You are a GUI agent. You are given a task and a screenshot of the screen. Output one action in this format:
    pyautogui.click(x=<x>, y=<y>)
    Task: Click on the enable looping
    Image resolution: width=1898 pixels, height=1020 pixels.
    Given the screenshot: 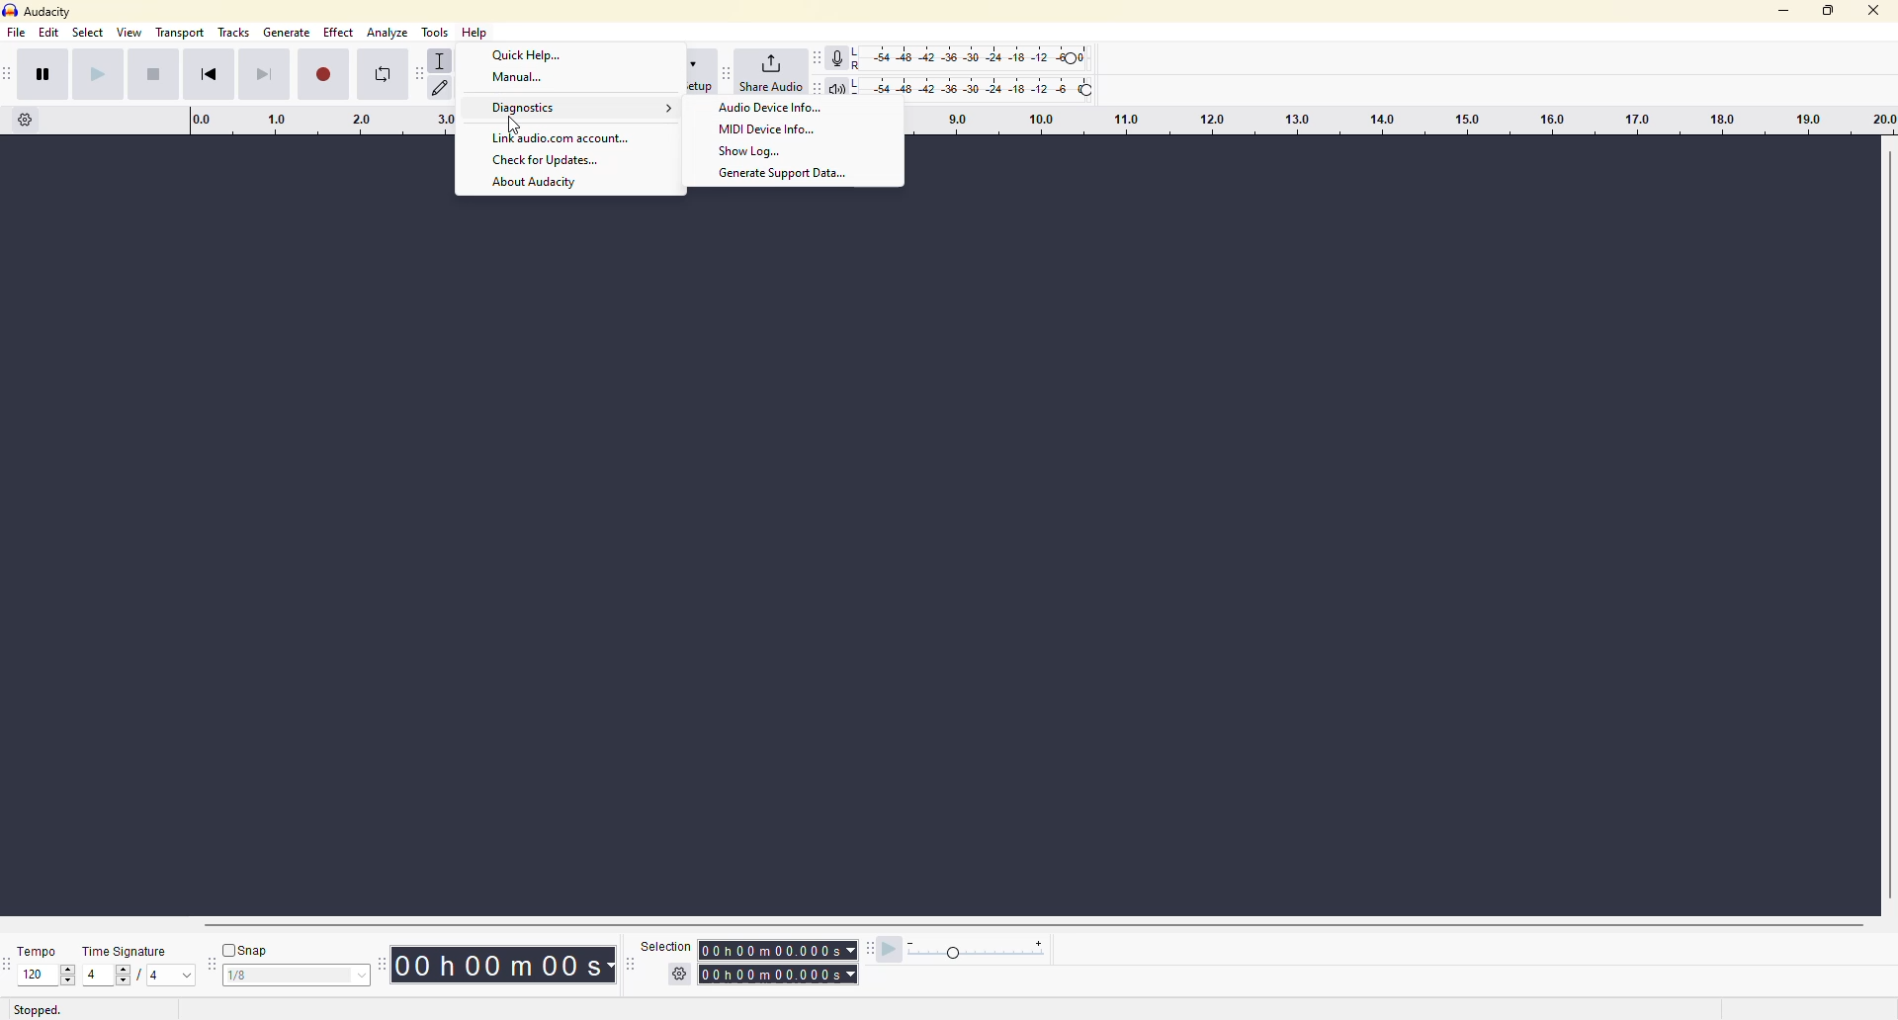 What is the action you would take?
    pyautogui.click(x=383, y=78)
    